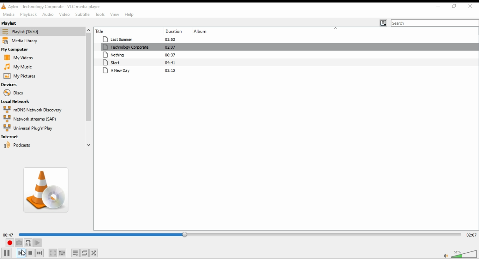 Image resolution: width=479 pixels, height=259 pixels. I want to click on album, so click(214, 31).